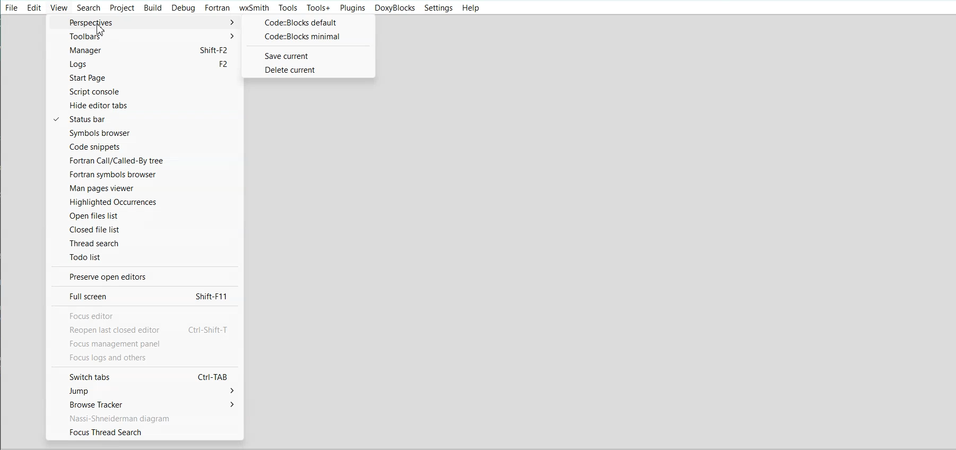  I want to click on Focus thread search, so click(150, 431).